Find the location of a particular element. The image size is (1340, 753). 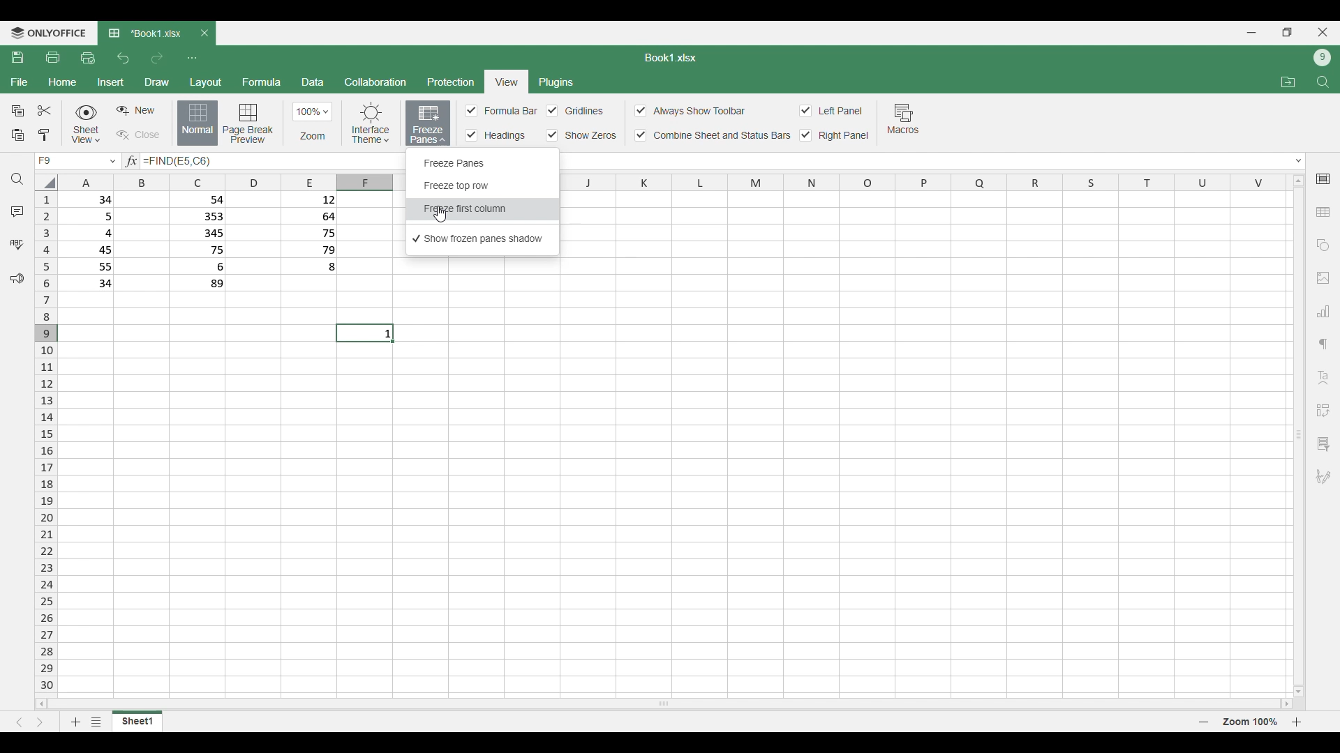

Collaboration menu is located at coordinates (375, 82).